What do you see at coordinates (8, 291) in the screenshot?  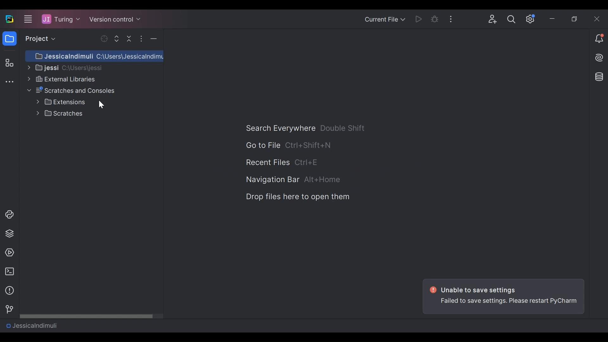 I see `information` at bounding box center [8, 291].